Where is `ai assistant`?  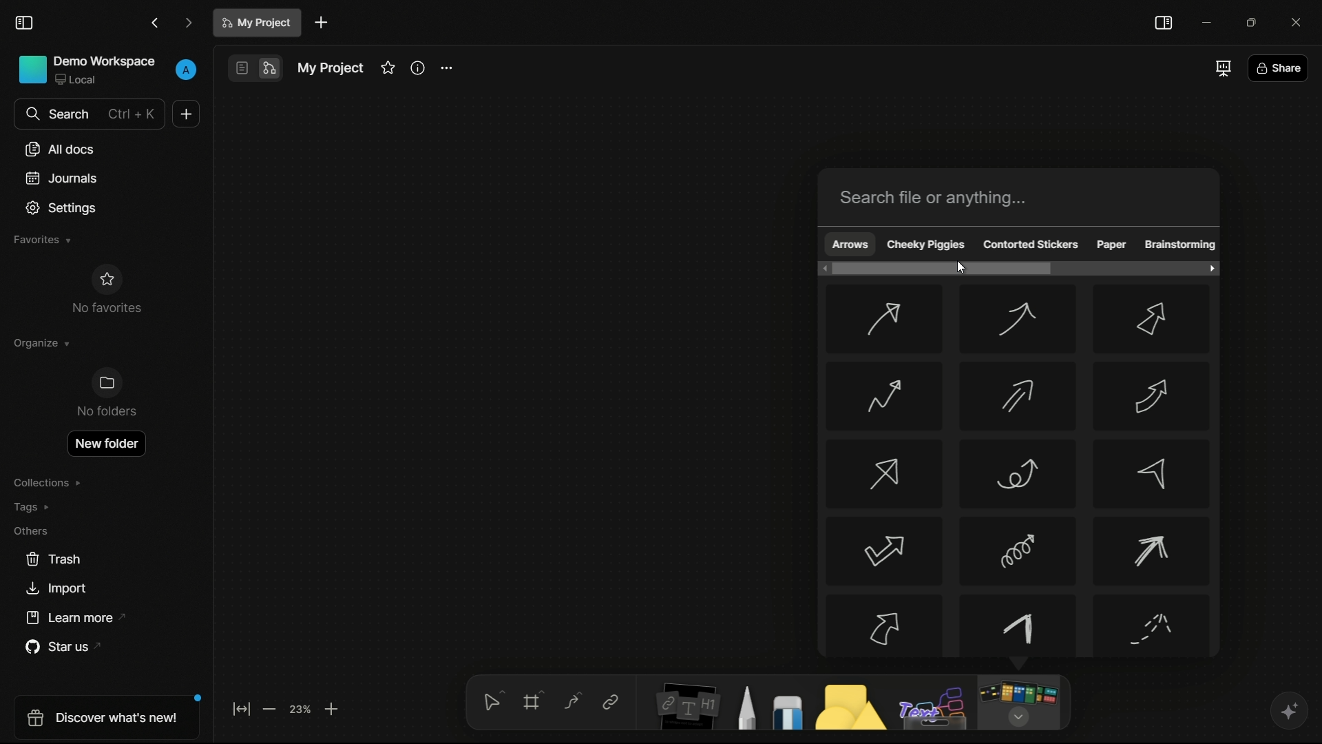 ai assistant is located at coordinates (1288, 711).